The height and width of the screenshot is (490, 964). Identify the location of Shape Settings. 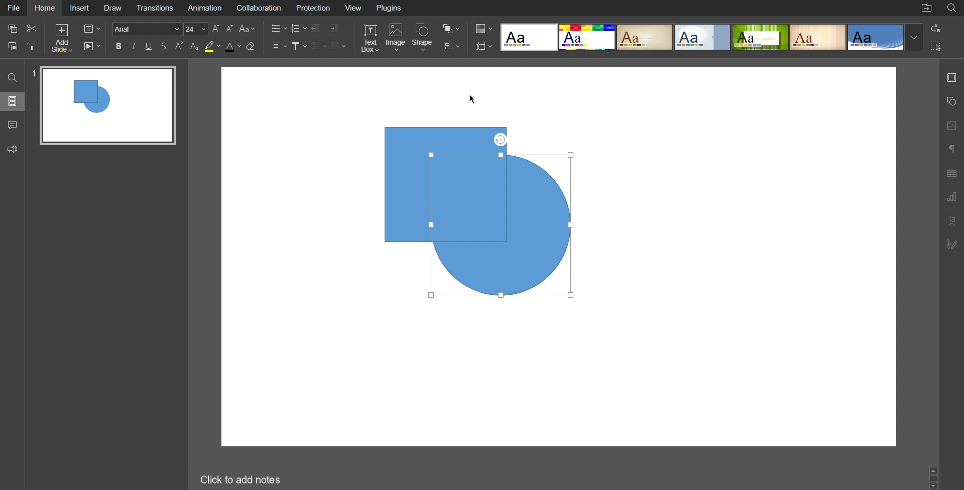
(952, 102).